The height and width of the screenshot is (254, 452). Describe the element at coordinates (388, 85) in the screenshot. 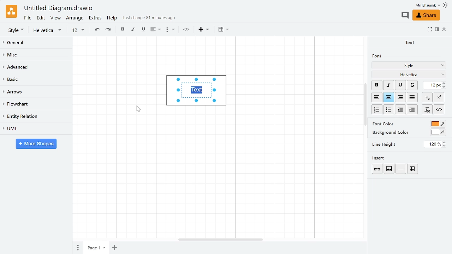

I see `Italic` at that location.